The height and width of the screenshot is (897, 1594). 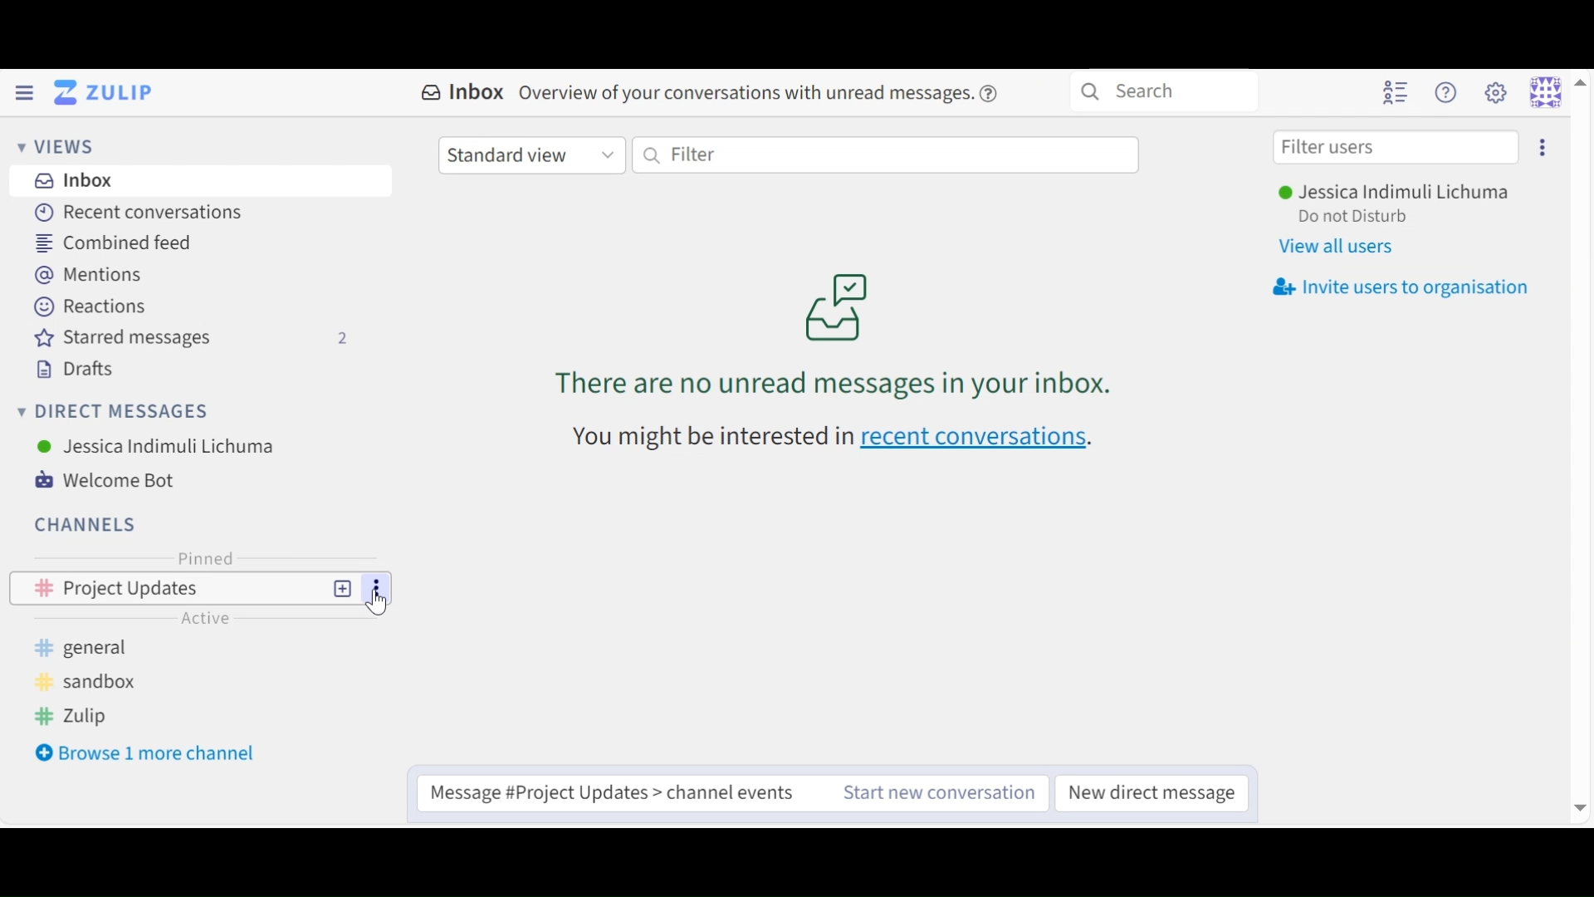 What do you see at coordinates (198, 338) in the screenshot?
I see `Starred messages` at bounding box center [198, 338].